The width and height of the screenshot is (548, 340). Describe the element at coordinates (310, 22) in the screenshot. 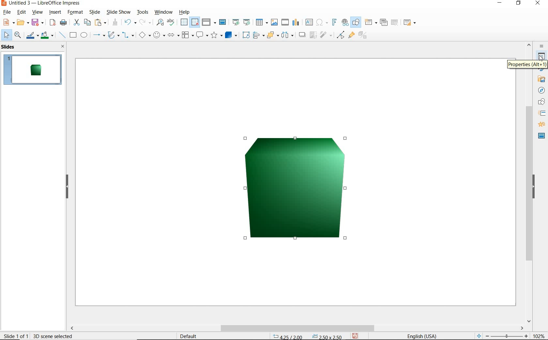

I see `insert text box` at that location.